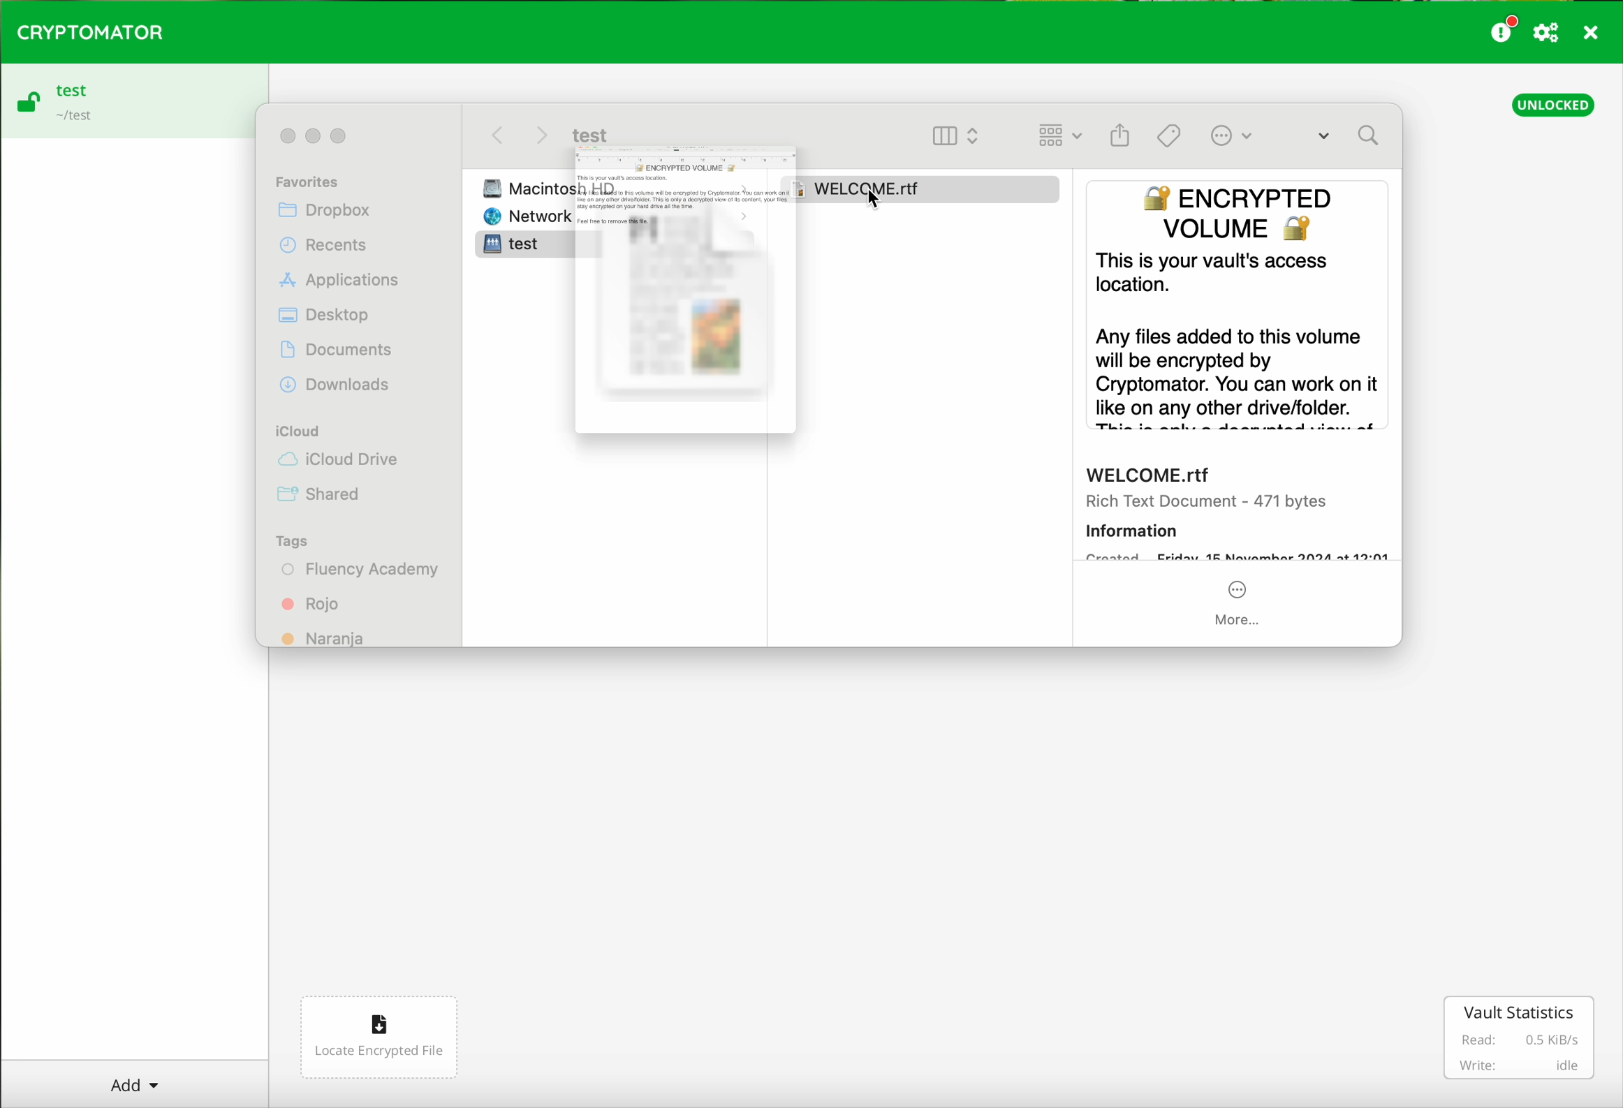 The height and width of the screenshot is (1108, 1623). I want to click on Dropbox, so click(327, 212).